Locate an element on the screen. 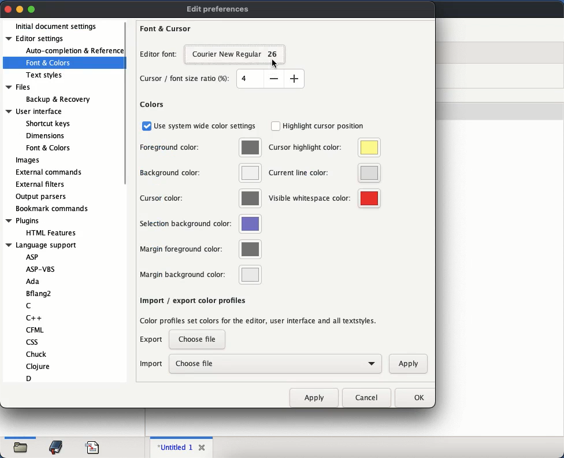 The image size is (564, 458). checkbox is located at coordinates (275, 125).